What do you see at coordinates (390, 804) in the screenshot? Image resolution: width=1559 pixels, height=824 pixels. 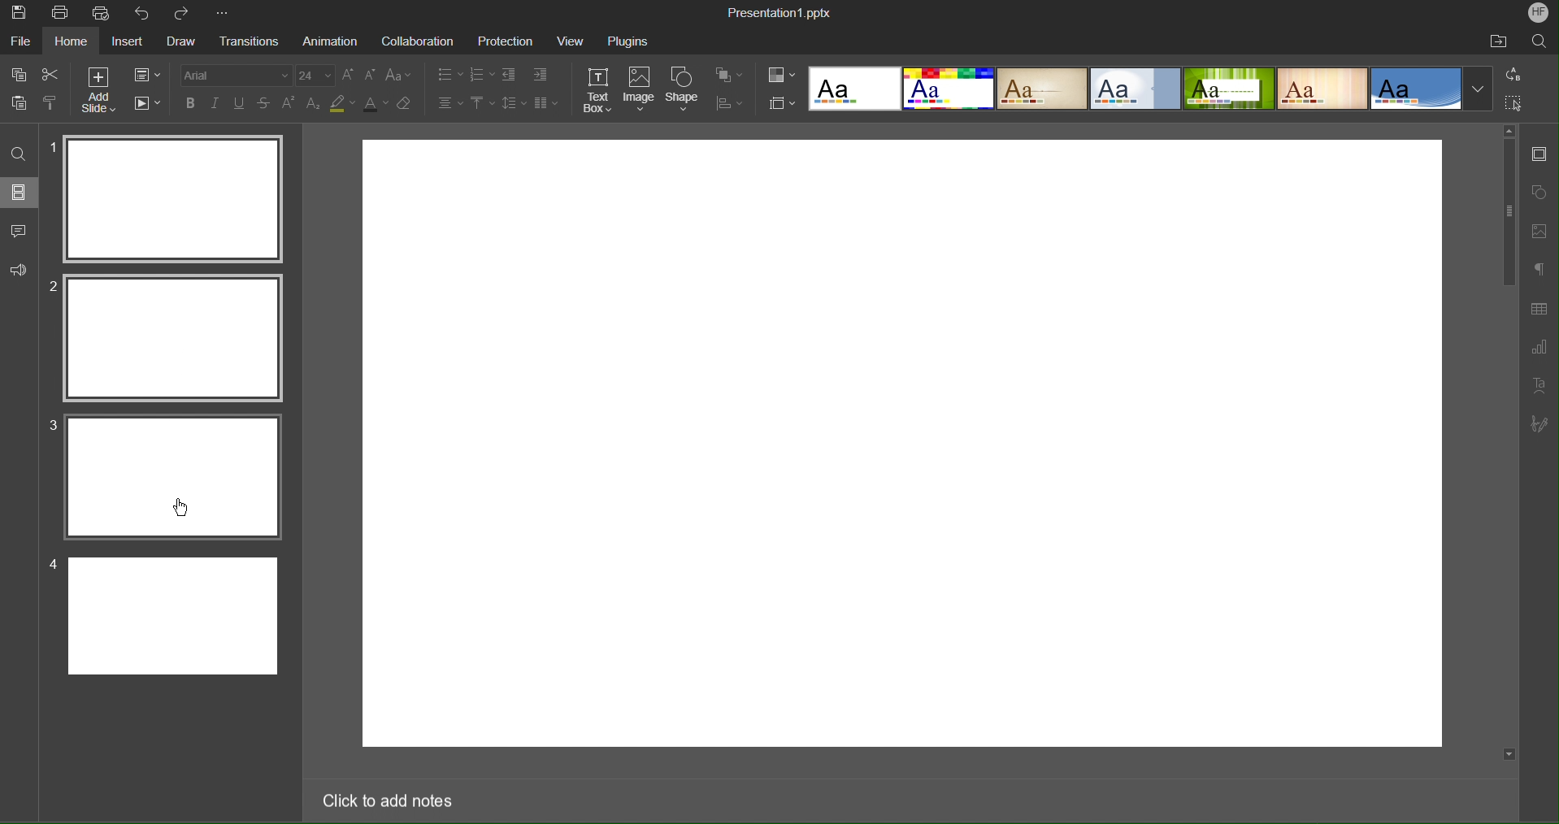 I see `Click to add notes` at bounding box center [390, 804].